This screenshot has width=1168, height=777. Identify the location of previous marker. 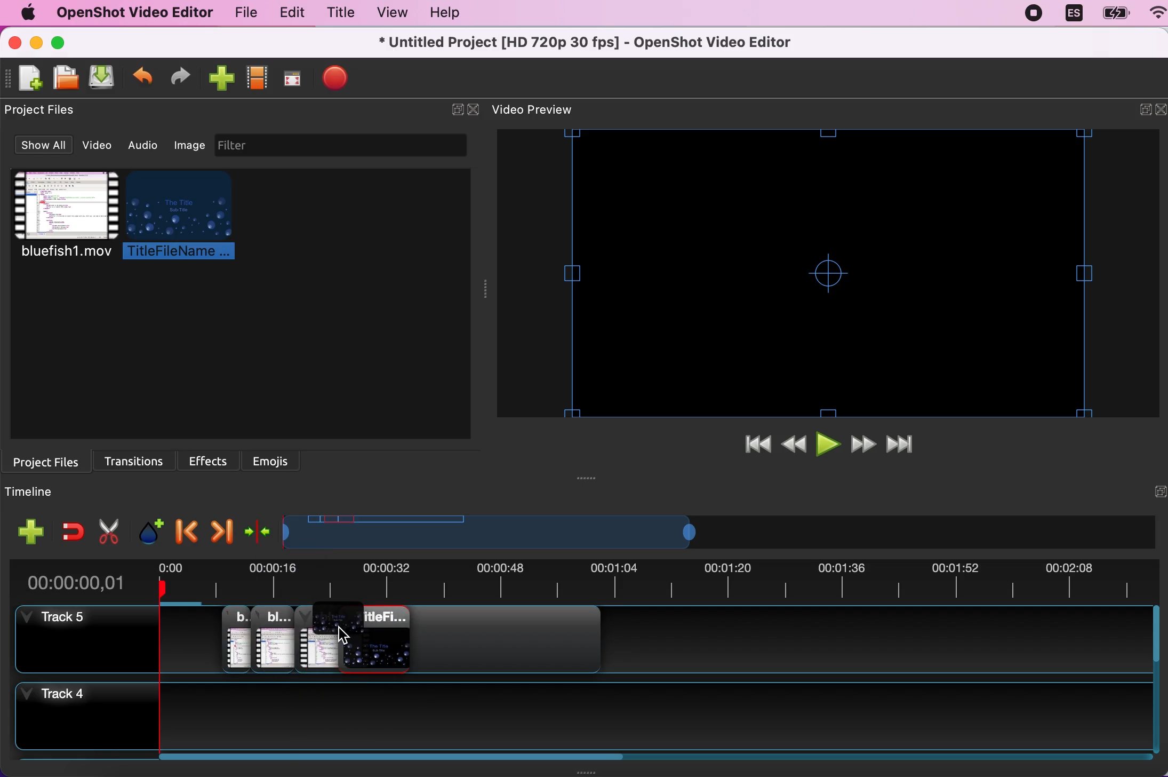
(185, 528).